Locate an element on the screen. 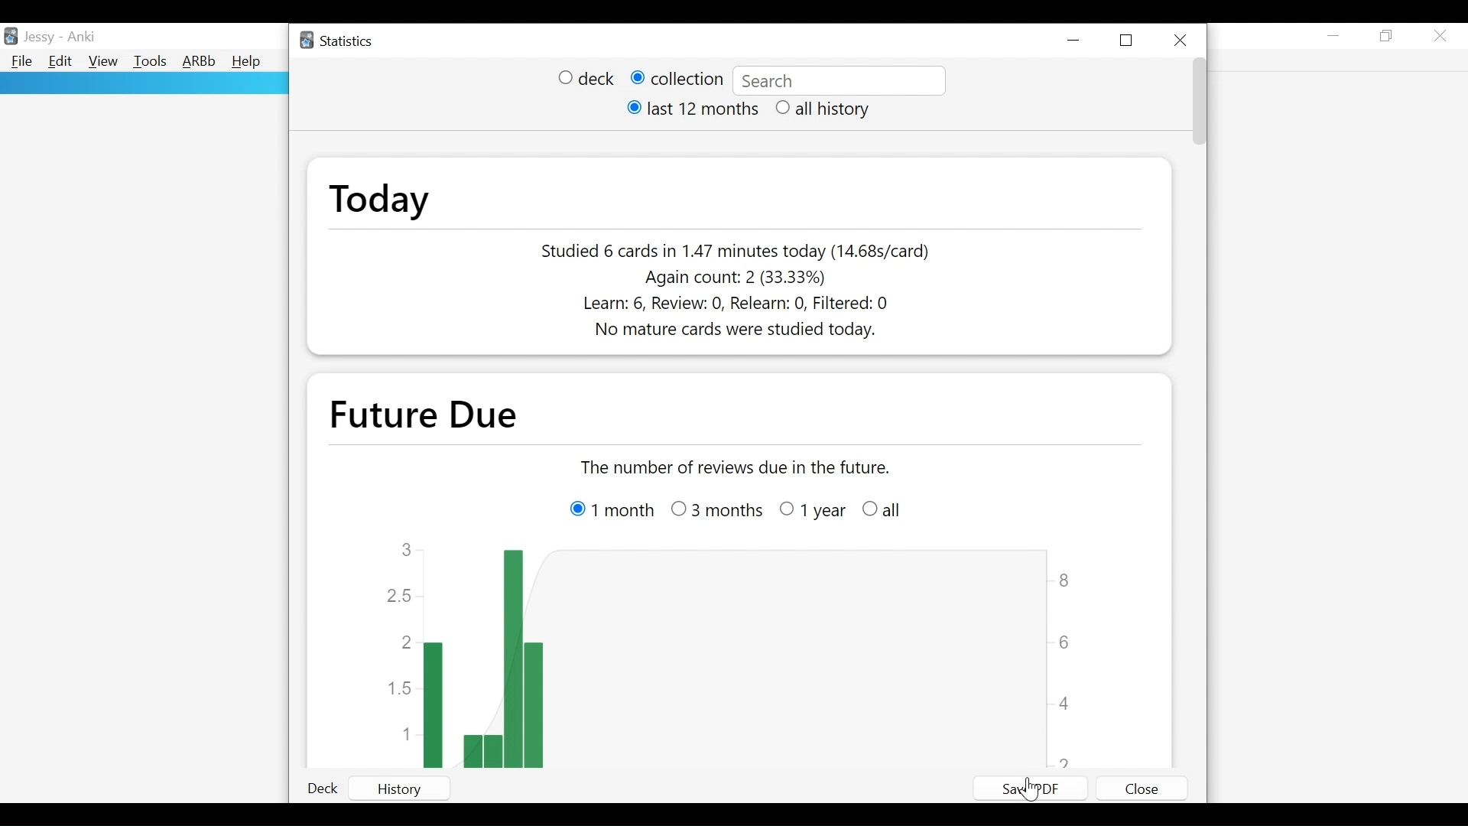 The image size is (1468, 826). minimize is located at coordinates (1334, 35).